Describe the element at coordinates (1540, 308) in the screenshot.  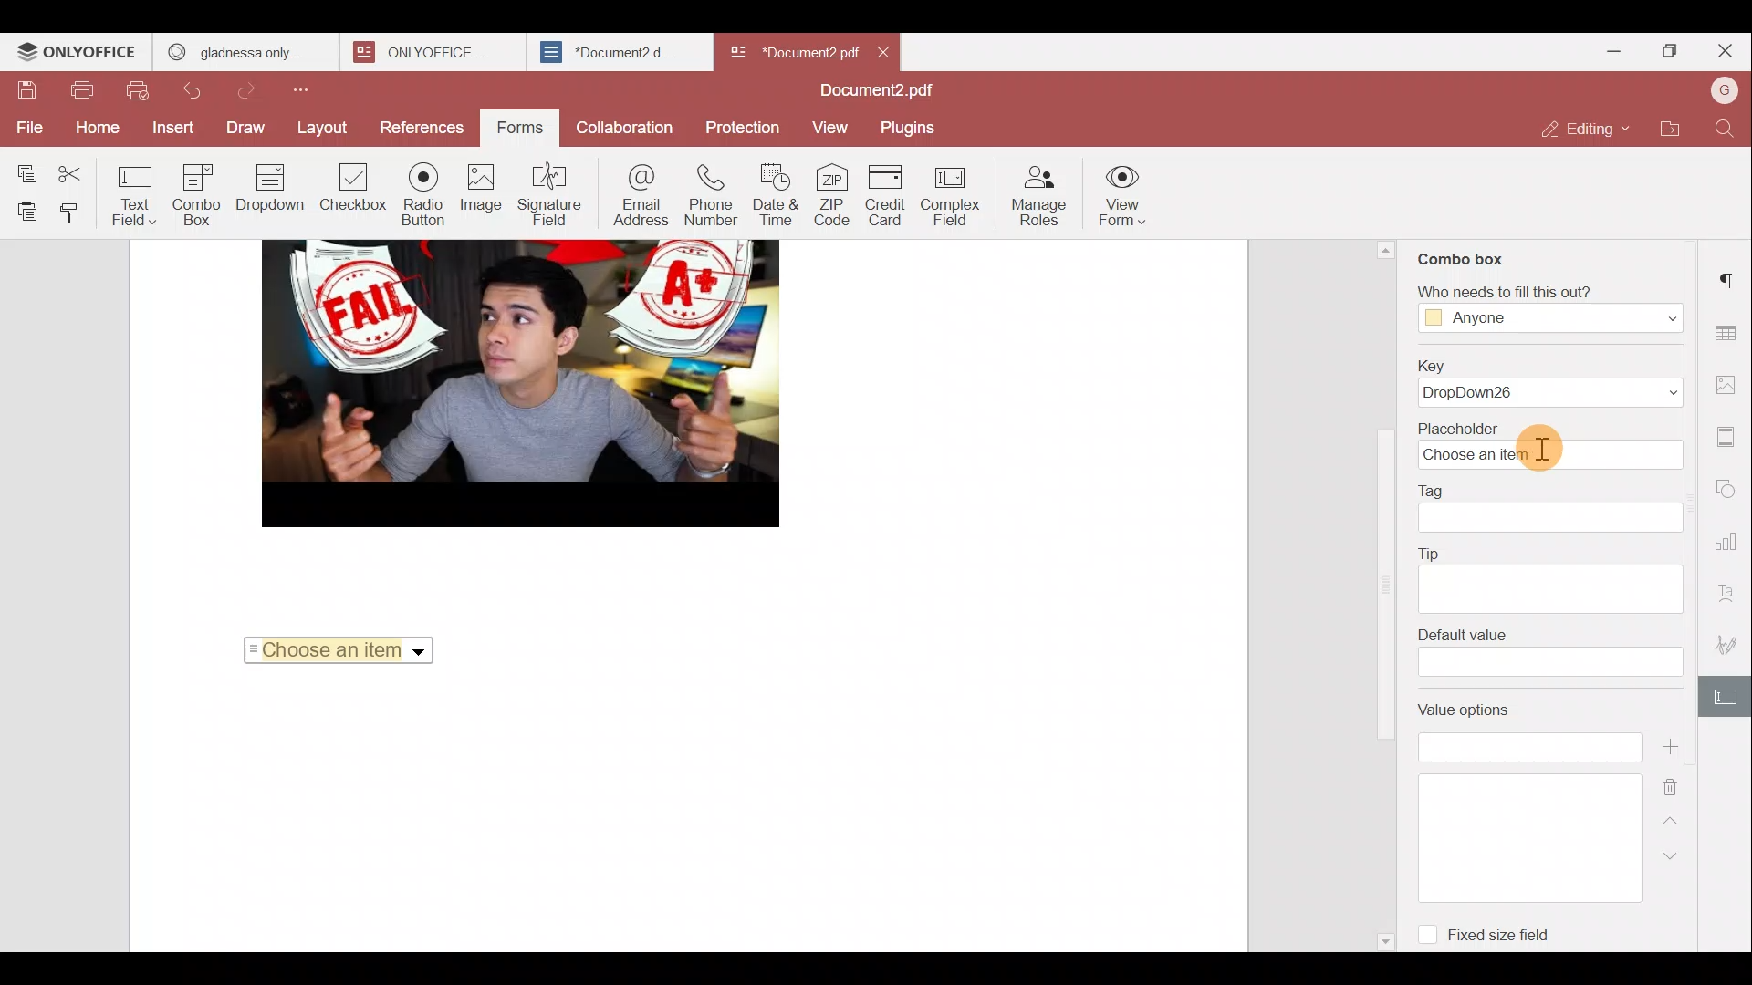
I see `‘Who needs to fill this out?` at that location.